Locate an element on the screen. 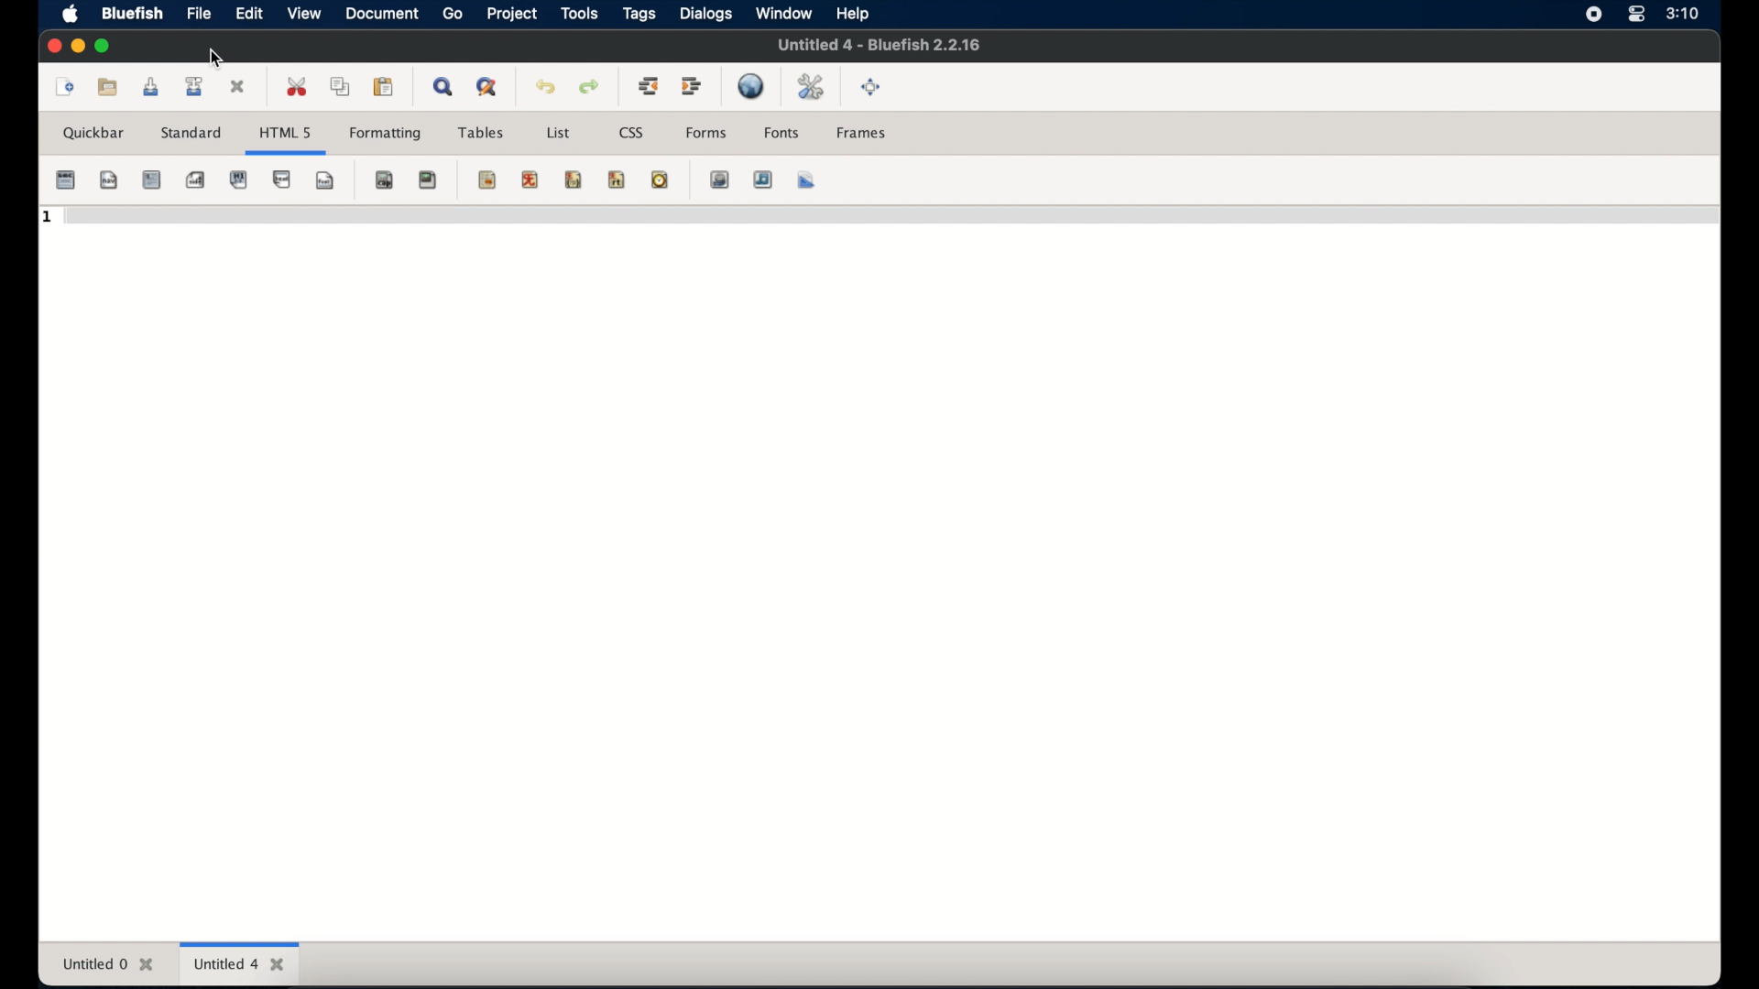  tables is located at coordinates (481, 133).